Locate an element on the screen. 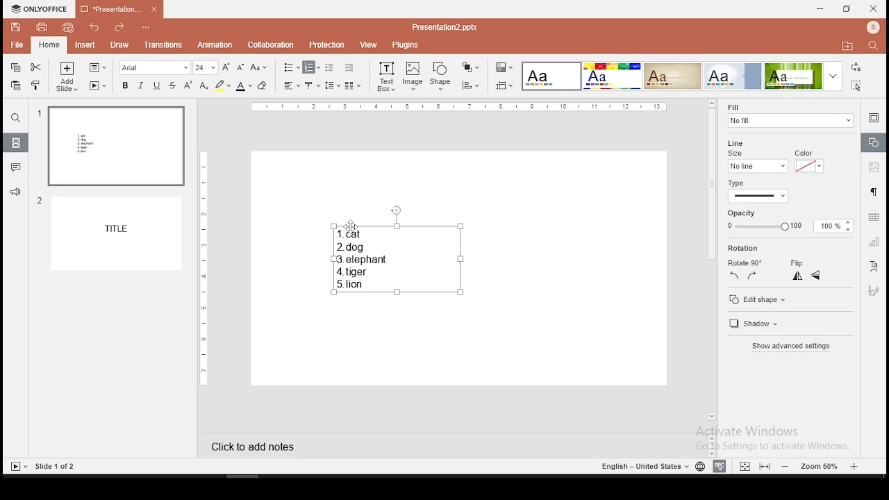  fill settings is located at coordinates (788, 114).